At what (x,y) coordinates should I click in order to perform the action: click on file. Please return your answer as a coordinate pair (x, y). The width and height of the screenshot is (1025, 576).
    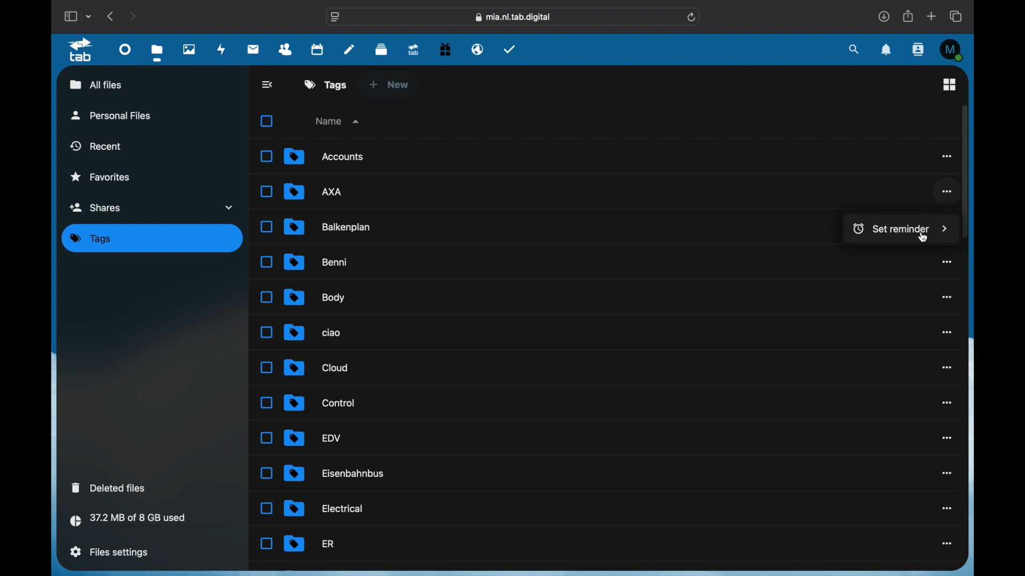
    Looking at the image, I should click on (329, 226).